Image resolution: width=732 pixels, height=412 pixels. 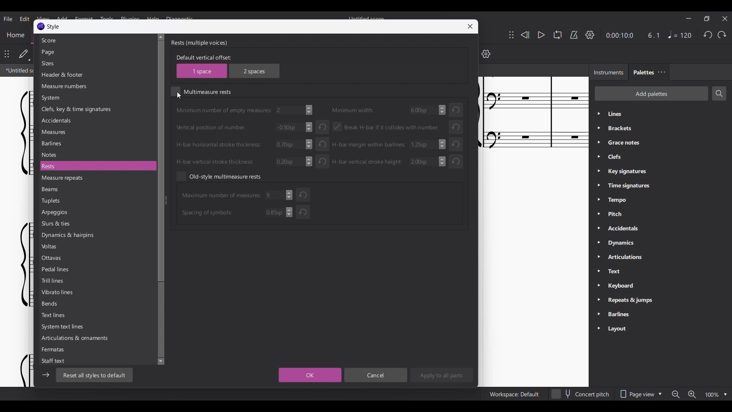 I want to click on Text lines, so click(x=97, y=315).